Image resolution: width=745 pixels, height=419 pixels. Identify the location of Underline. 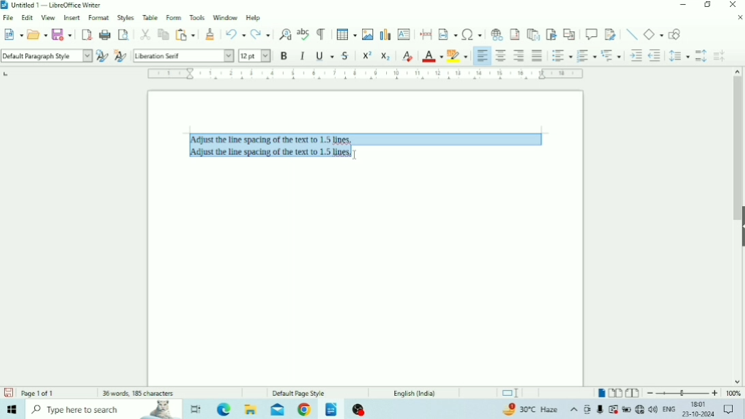
(324, 55).